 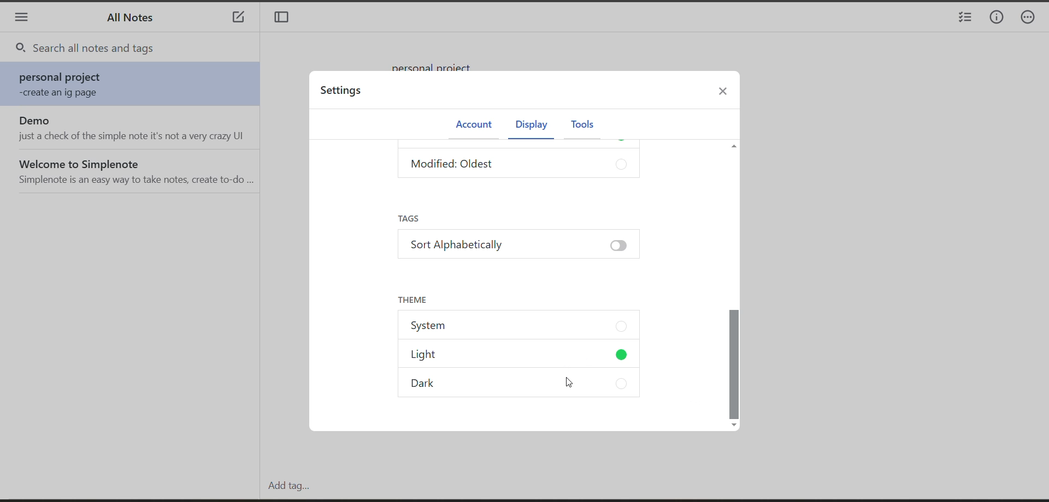 I want to click on light, so click(x=522, y=357).